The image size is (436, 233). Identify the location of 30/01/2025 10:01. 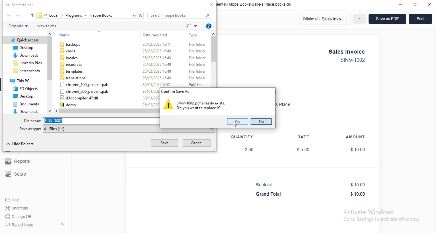
(151, 91).